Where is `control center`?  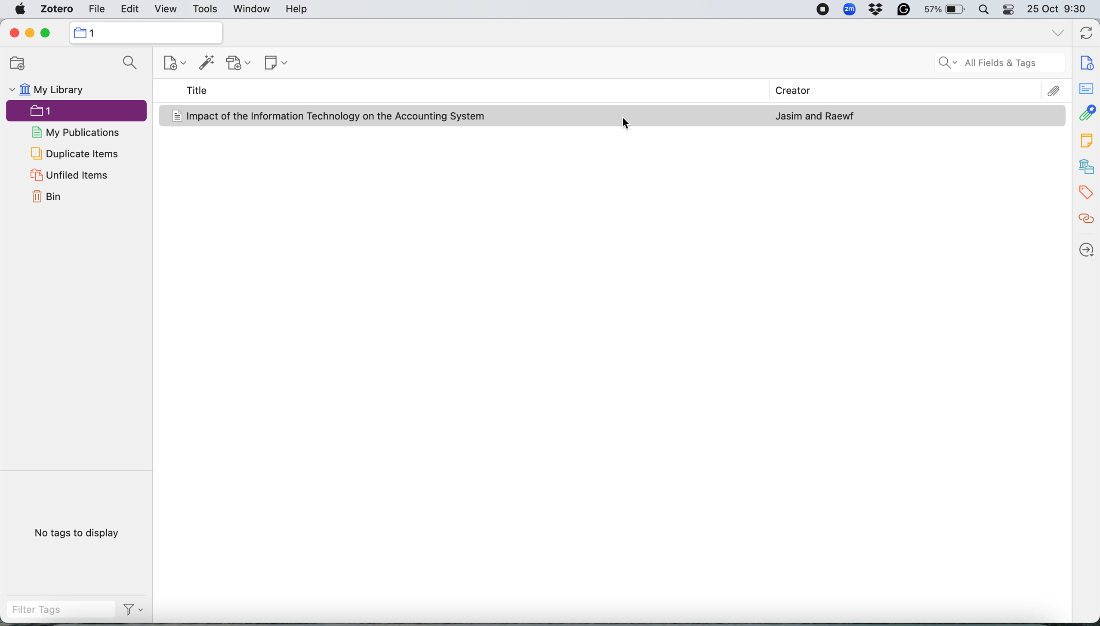 control center is located at coordinates (1008, 9).